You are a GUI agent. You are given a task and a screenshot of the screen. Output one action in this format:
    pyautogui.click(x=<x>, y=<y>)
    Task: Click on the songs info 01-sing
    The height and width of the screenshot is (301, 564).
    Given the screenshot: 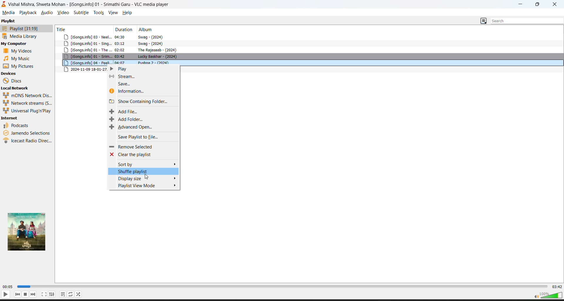 What is the action you would take?
    pyautogui.click(x=87, y=43)
    